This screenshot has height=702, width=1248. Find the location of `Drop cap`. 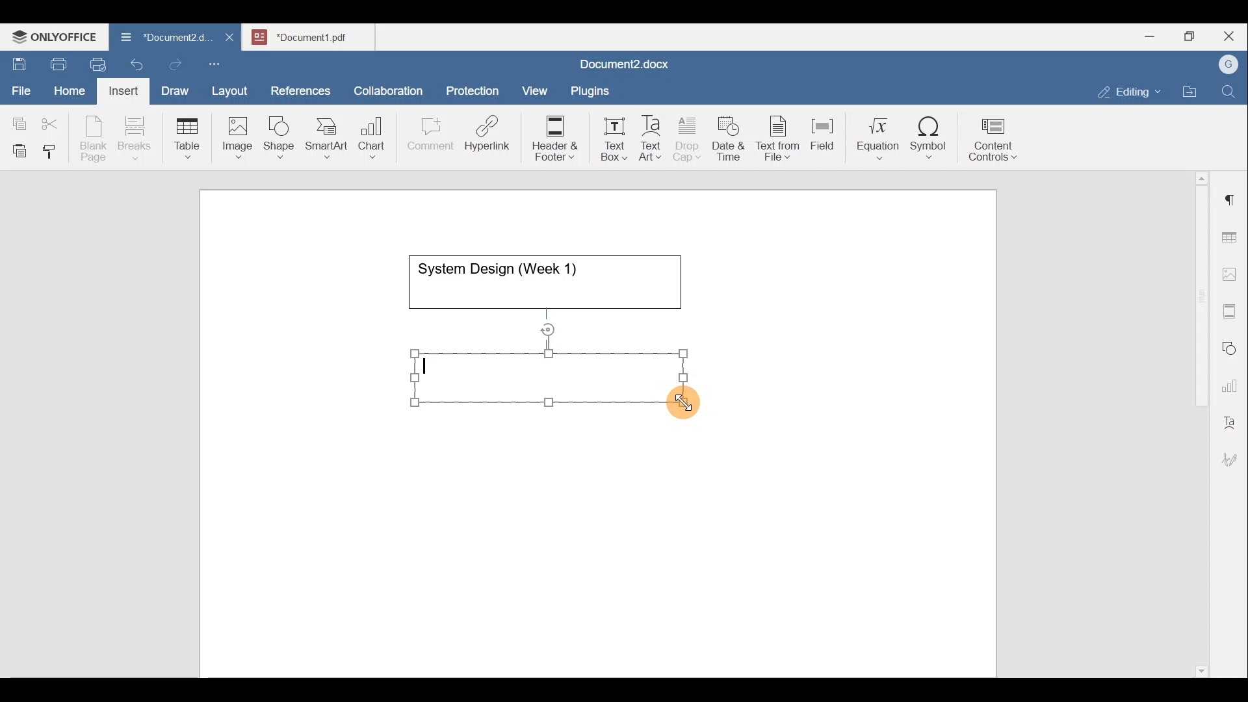

Drop cap is located at coordinates (690, 137).